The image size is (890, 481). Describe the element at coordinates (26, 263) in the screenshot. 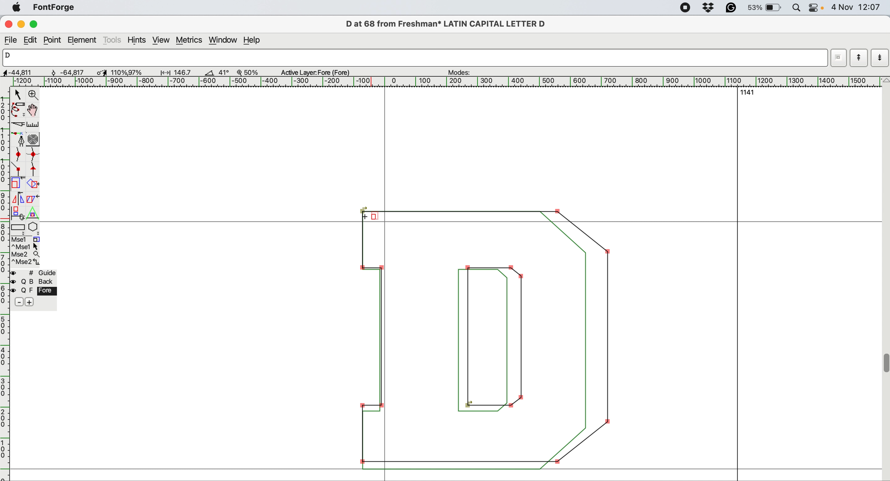

I see `^Mse2` at that location.